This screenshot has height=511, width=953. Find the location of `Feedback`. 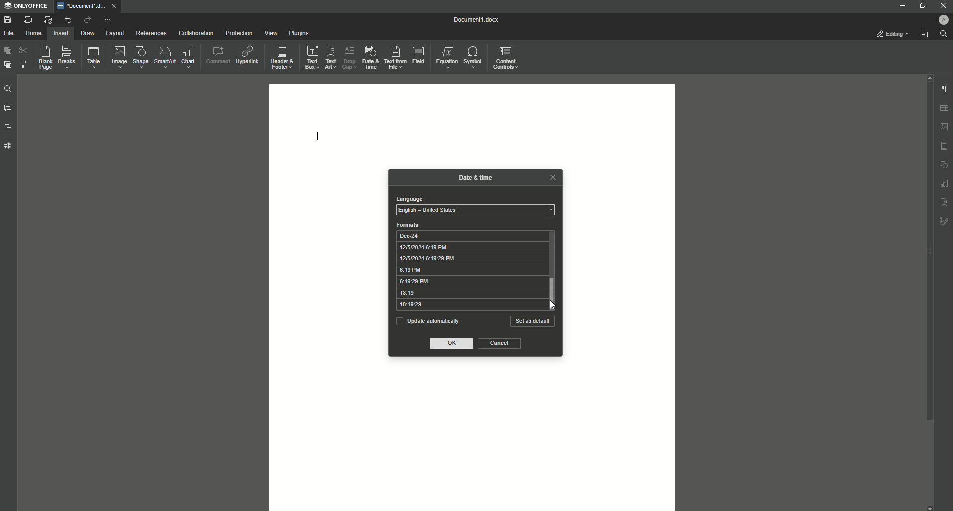

Feedback is located at coordinates (9, 146).